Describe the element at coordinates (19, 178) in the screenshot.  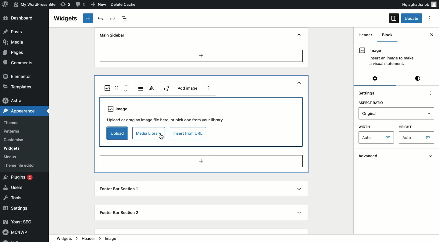
I see `Plugins` at that location.